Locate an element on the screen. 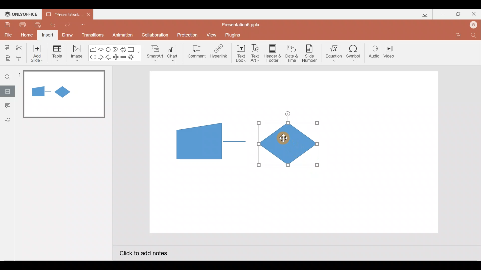 The image size is (481, 270). Chevron is located at coordinates (116, 49).